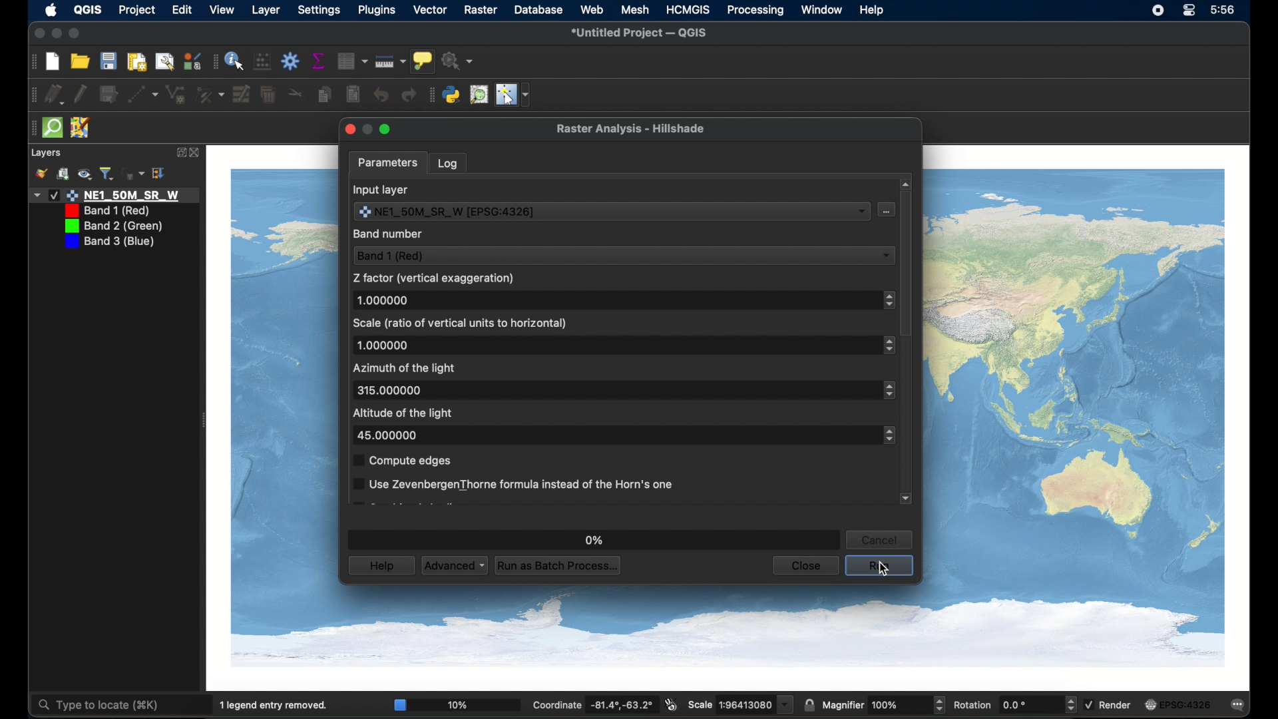 This screenshot has height=719, width=1278. I want to click on scroll up arrow, so click(907, 184).